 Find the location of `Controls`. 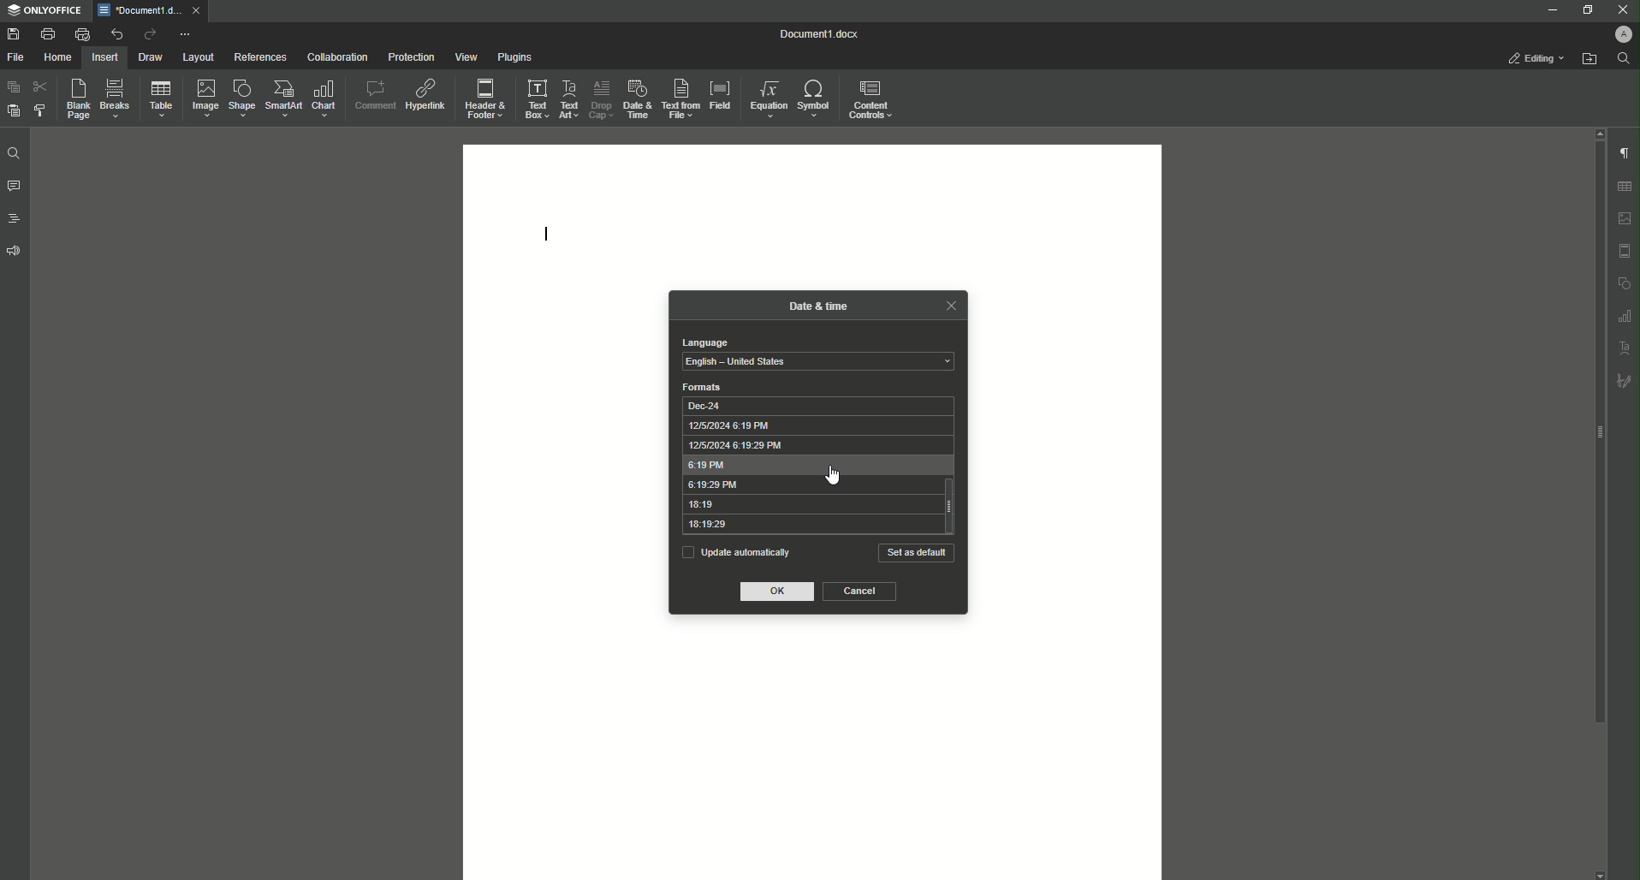

Controls is located at coordinates (874, 98).